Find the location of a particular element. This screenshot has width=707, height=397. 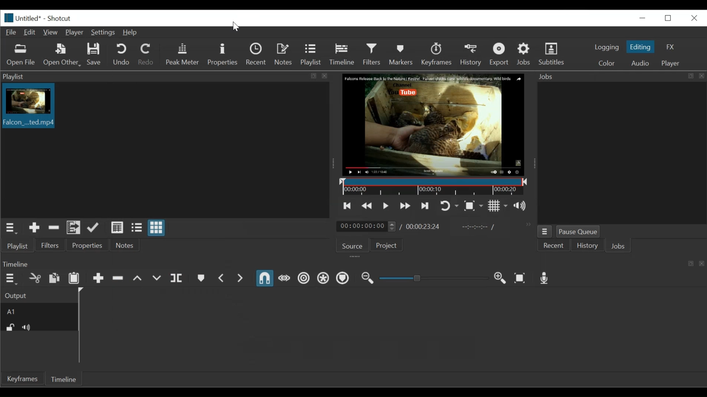

logging is located at coordinates (606, 48).